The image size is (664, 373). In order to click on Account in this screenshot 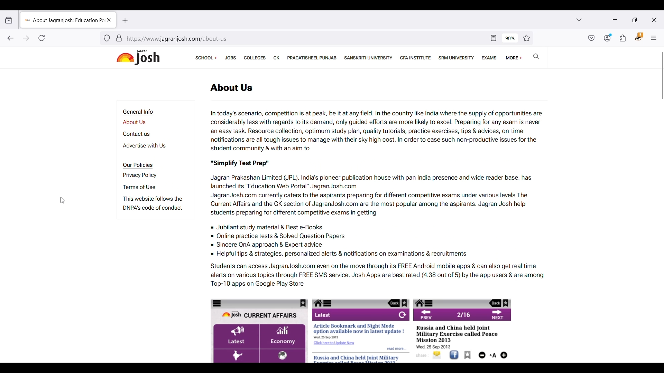, I will do `click(608, 38)`.